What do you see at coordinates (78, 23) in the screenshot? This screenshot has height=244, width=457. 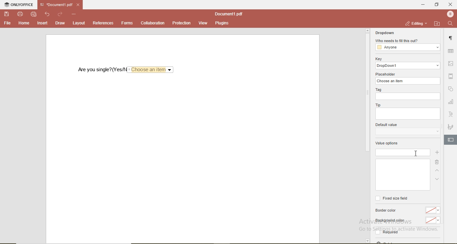 I see `layout` at bounding box center [78, 23].